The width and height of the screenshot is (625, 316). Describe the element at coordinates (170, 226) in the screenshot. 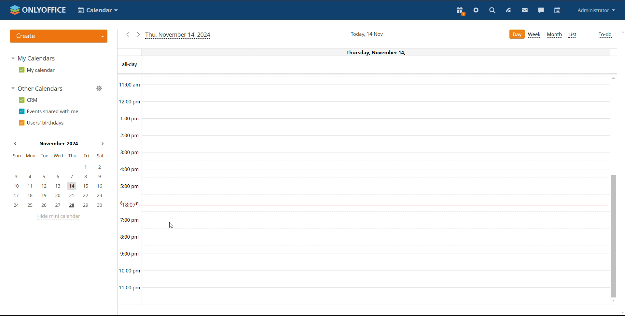

I see `cursor` at that location.